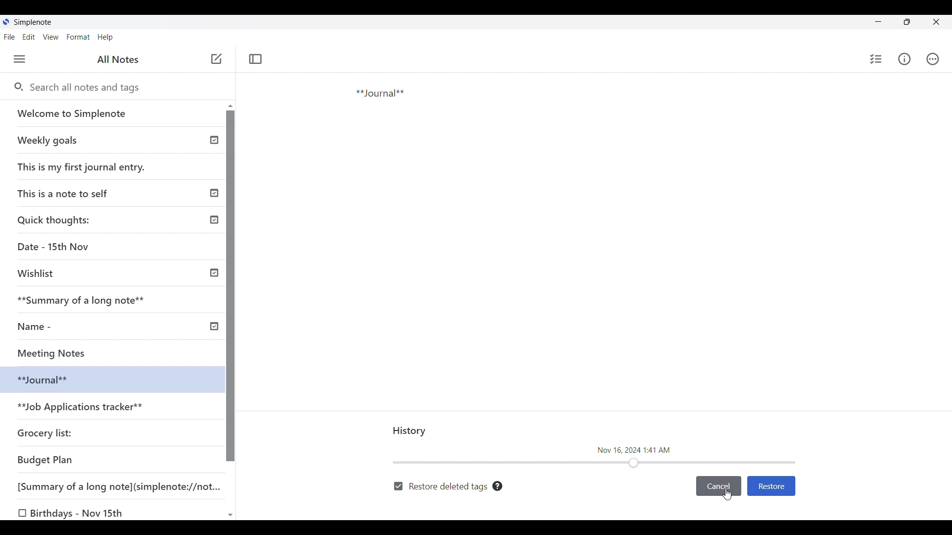 The image size is (952, 535). What do you see at coordinates (217, 58) in the screenshot?
I see `Add new note` at bounding box center [217, 58].